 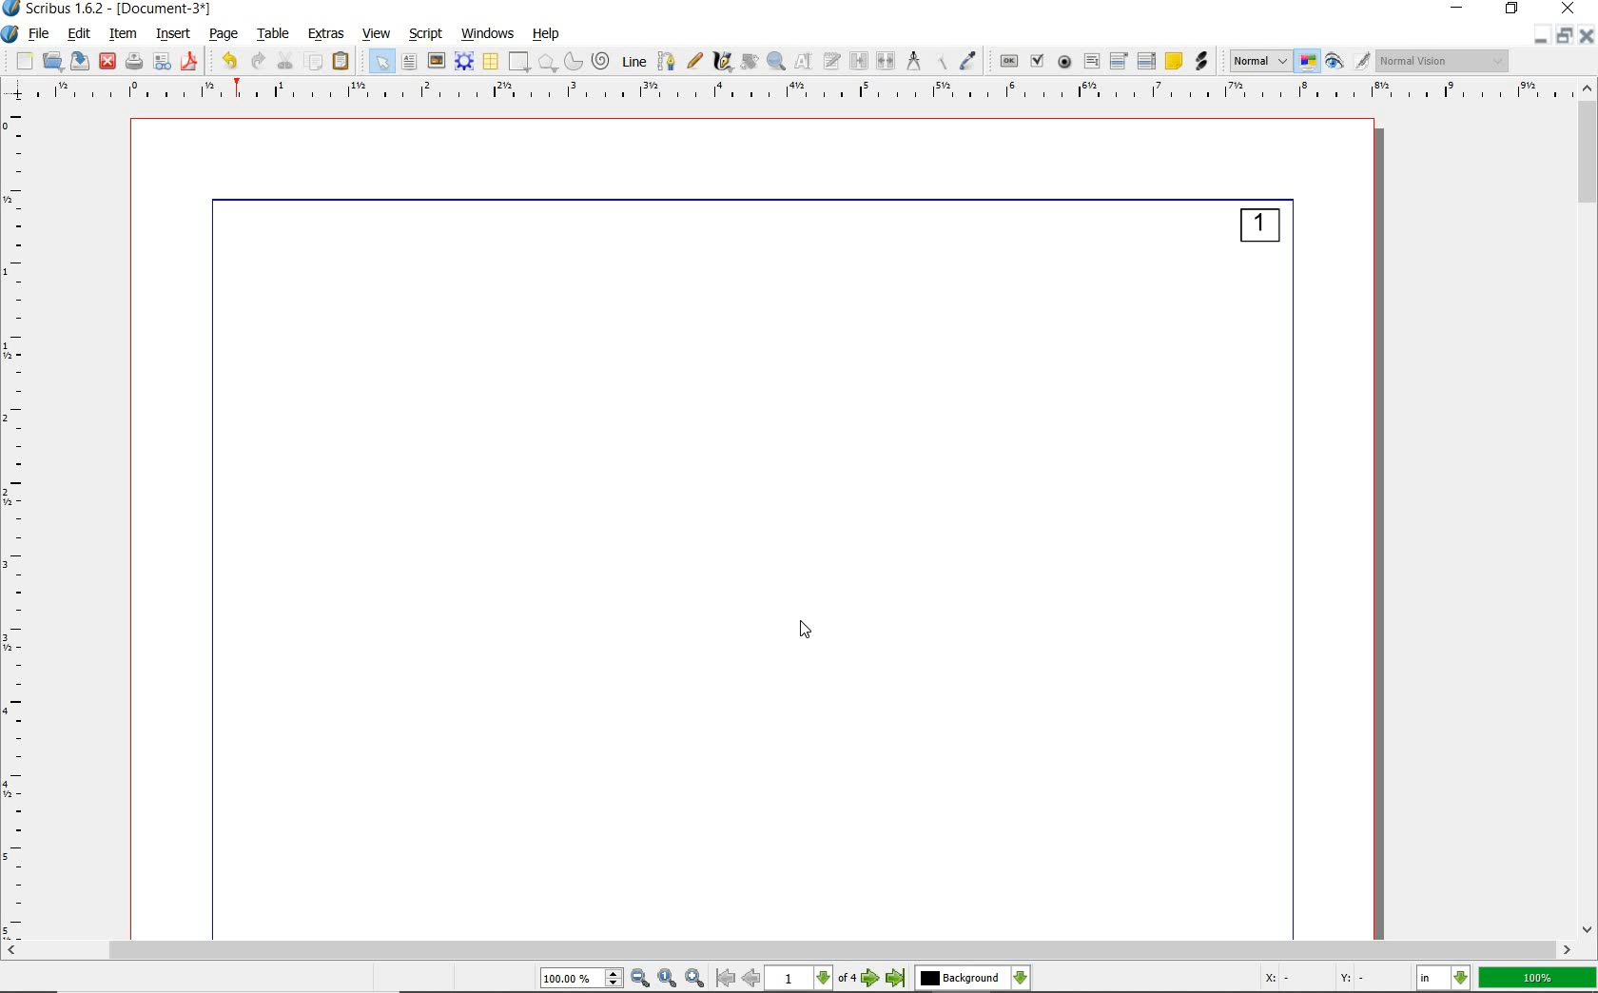 What do you see at coordinates (121, 34) in the screenshot?
I see `item` at bounding box center [121, 34].